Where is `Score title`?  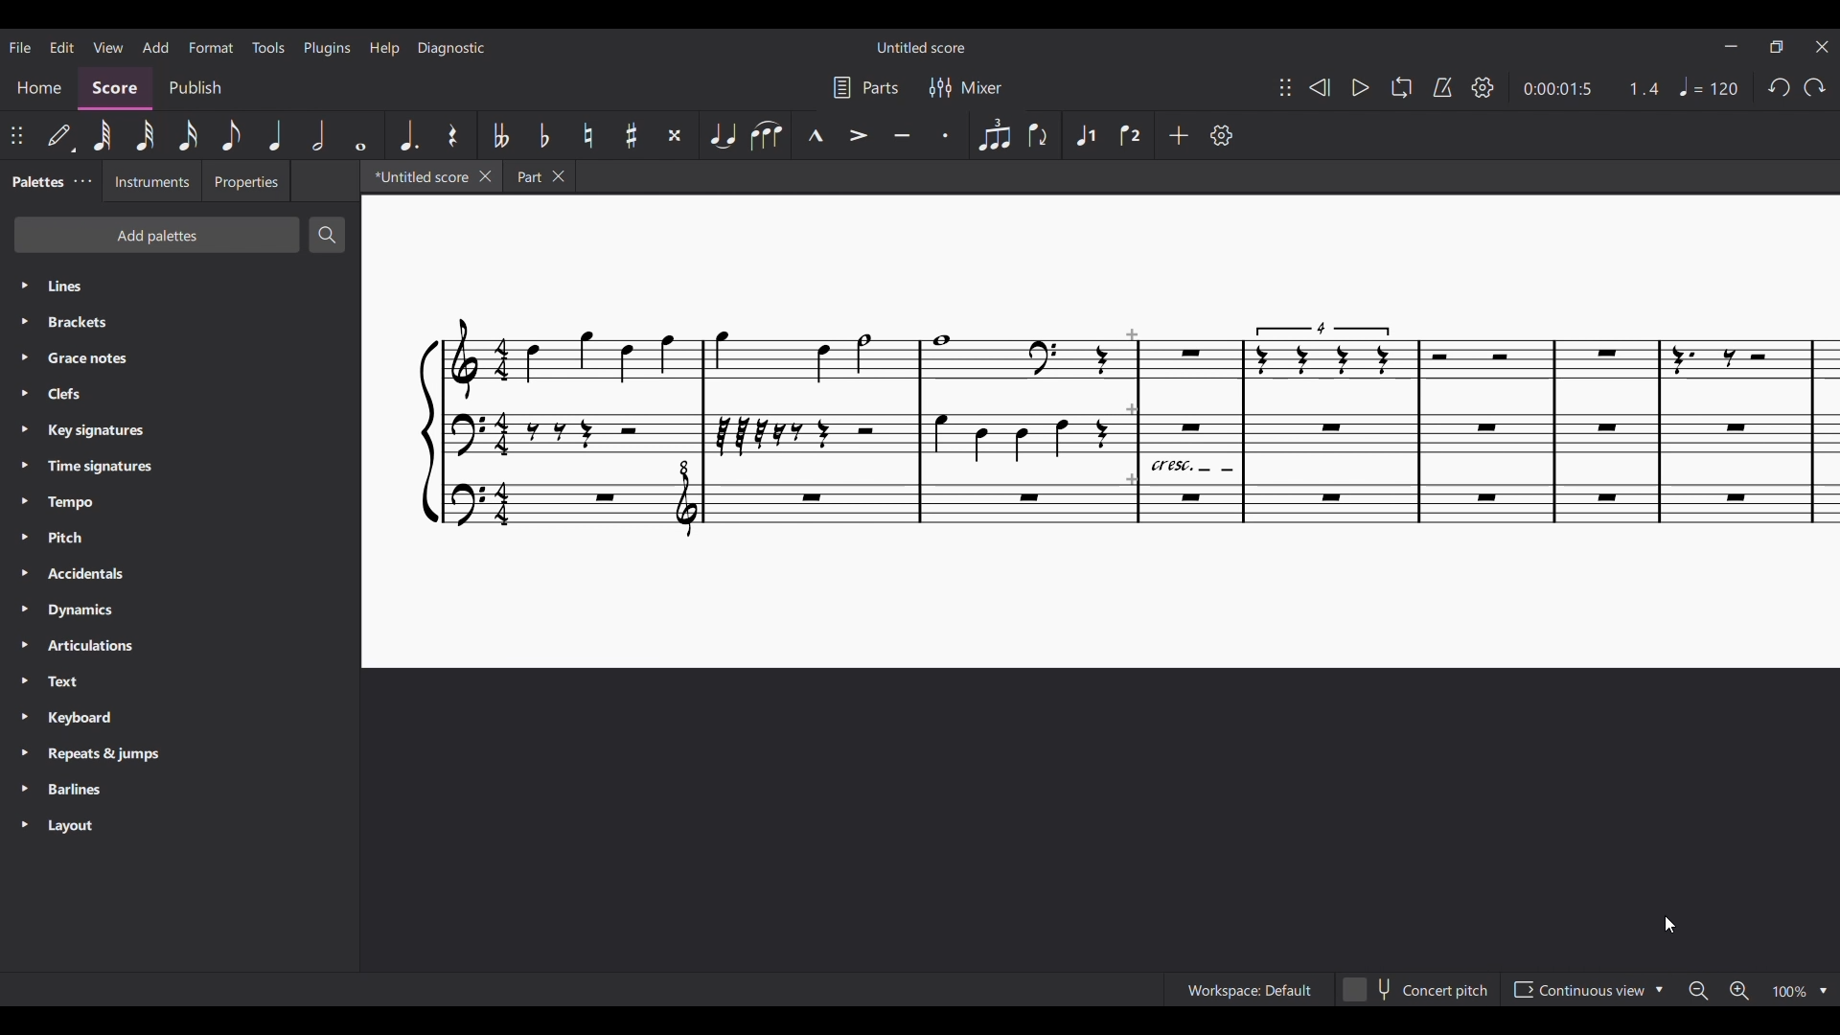 Score title is located at coordinates (922, 47).